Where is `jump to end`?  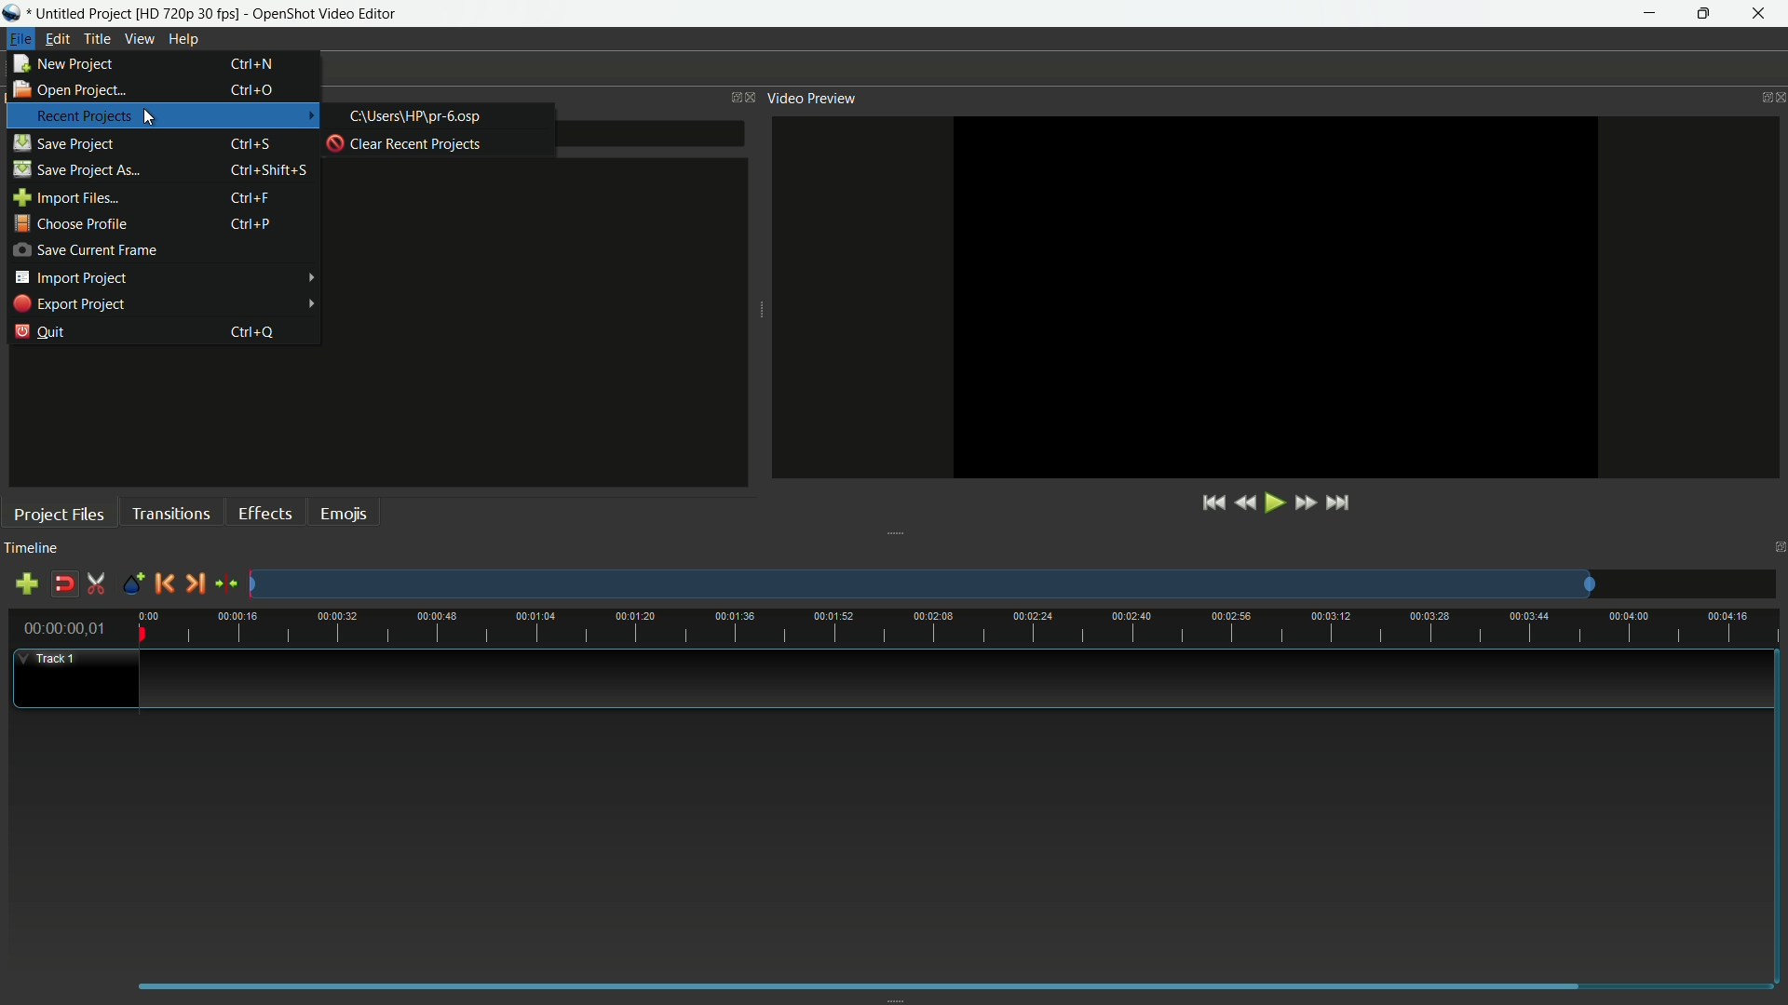
jump to end is located at coordinates (1338, 504).